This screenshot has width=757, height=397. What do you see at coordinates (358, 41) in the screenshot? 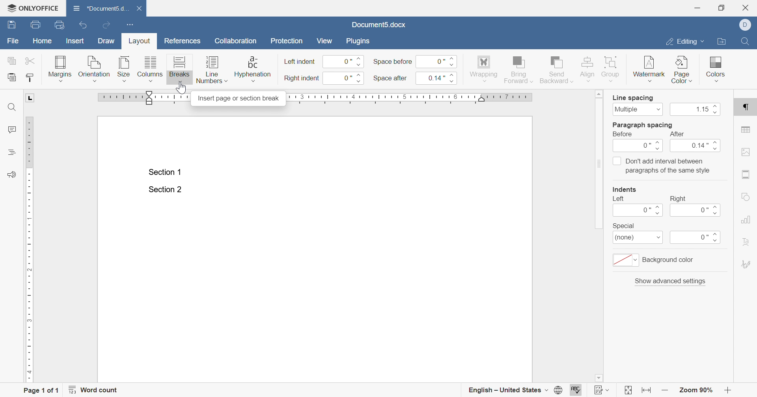
I see `plugins` at bounding box center [358, 41].